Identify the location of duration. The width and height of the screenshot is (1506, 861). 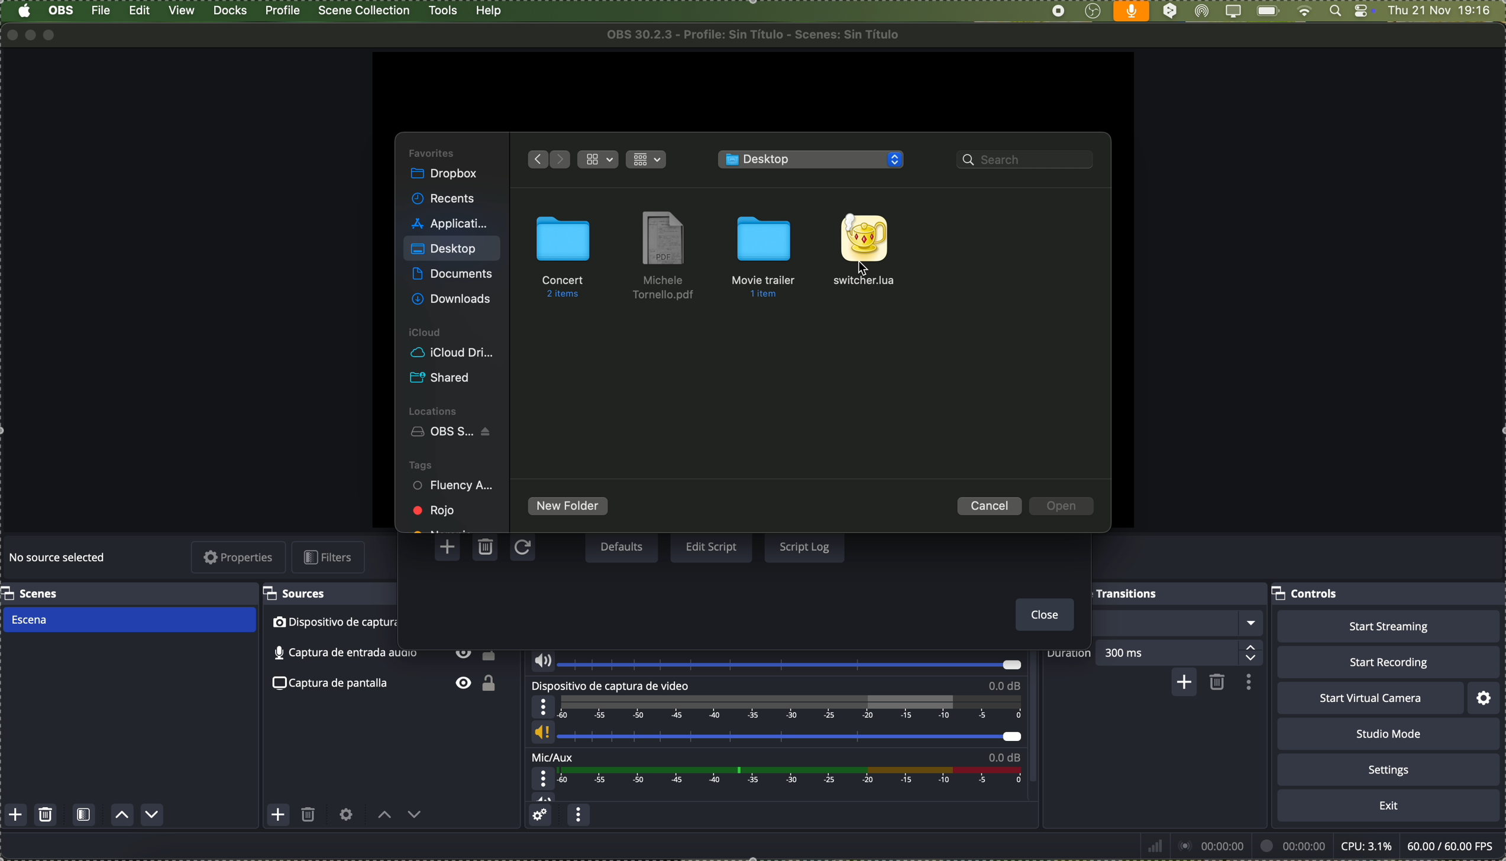
(1069, 655).